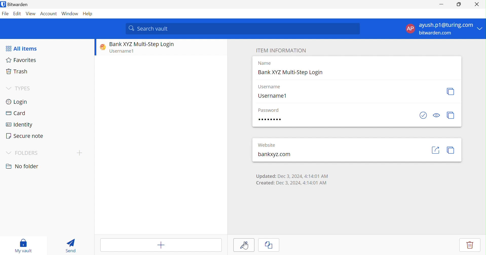 The image size is (486, 255). I want to click on Username, so click(269, 86).